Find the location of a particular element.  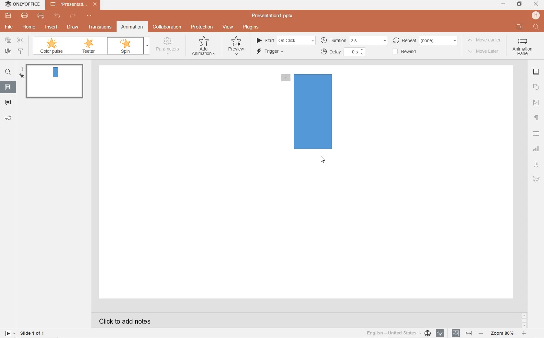

MINIMIZE is located at coordinates (503, 5).